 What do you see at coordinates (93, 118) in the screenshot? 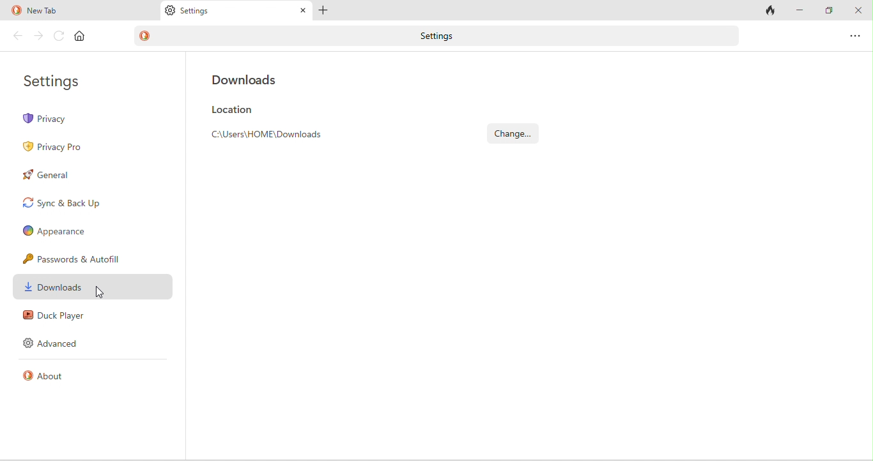
I see `privacy` at bounding box center [93, 118].